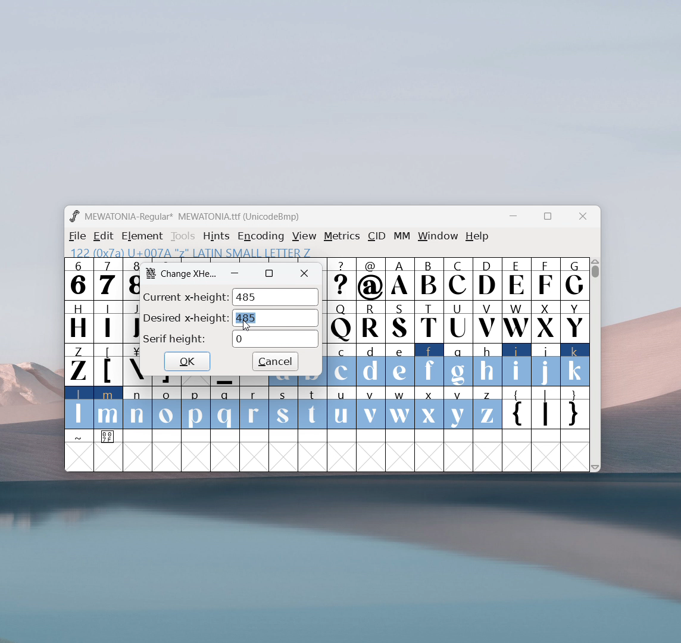 The image size is (681, 643). Describe the element at coordinates (183, 236) in the screenshot. I see `tools` at that location.